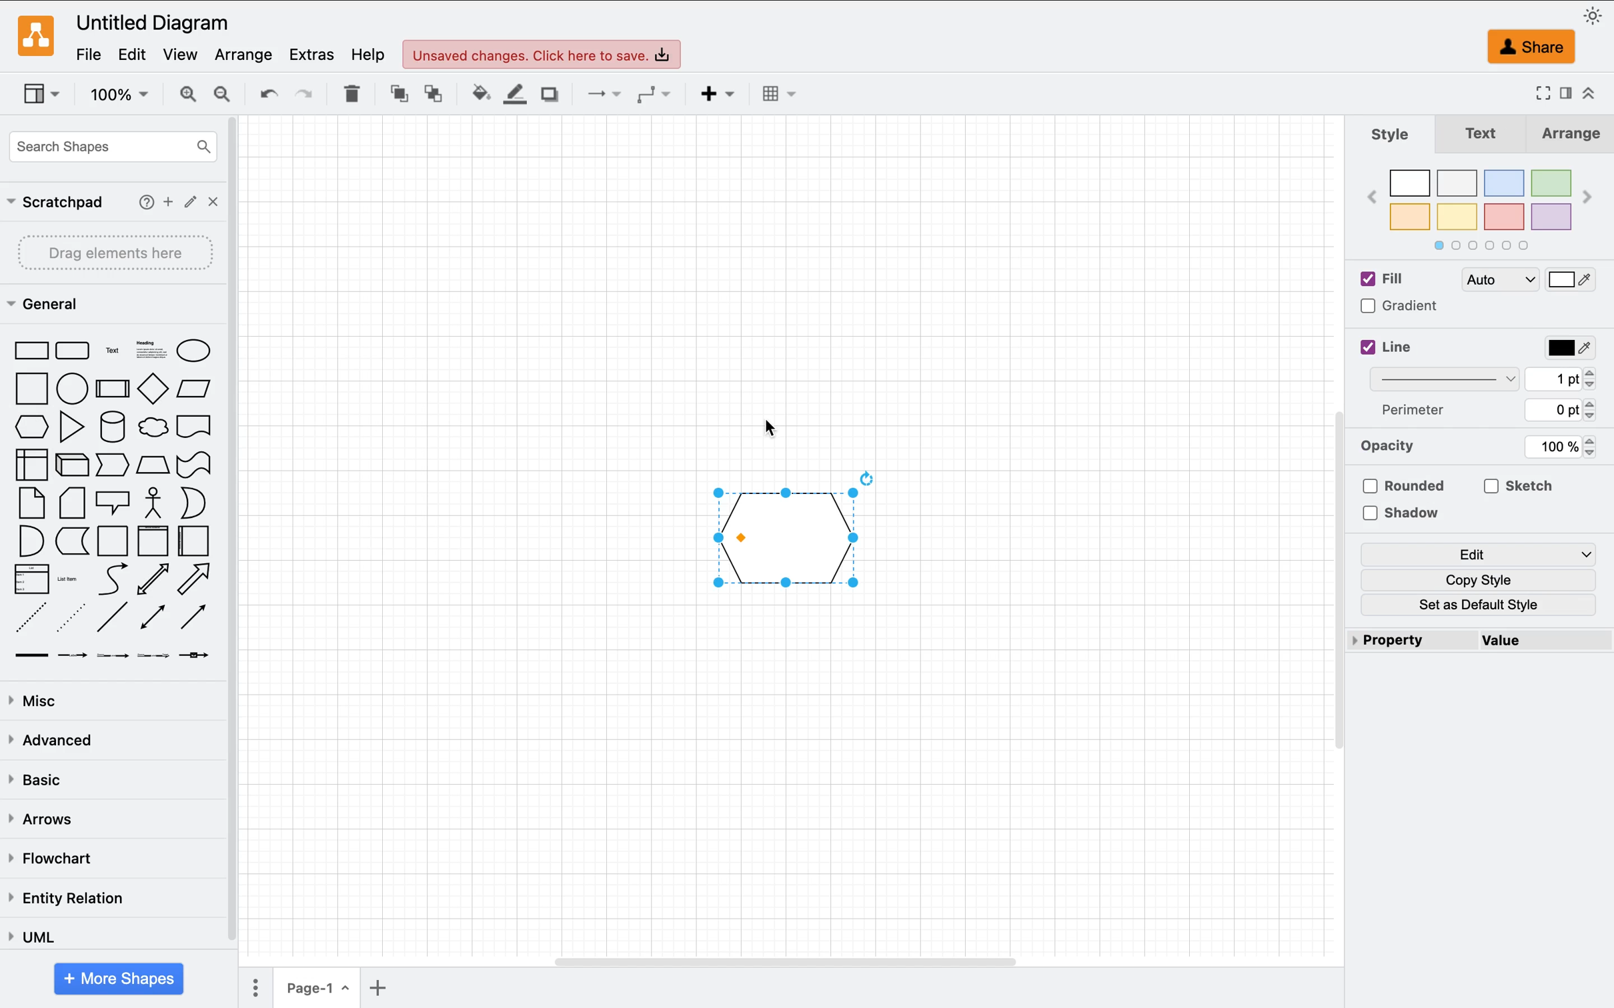 This screenshot has width=1614, height=1008. Describe the element at coordinates (148, 349) in the screenshot. I see `heading` at that location.